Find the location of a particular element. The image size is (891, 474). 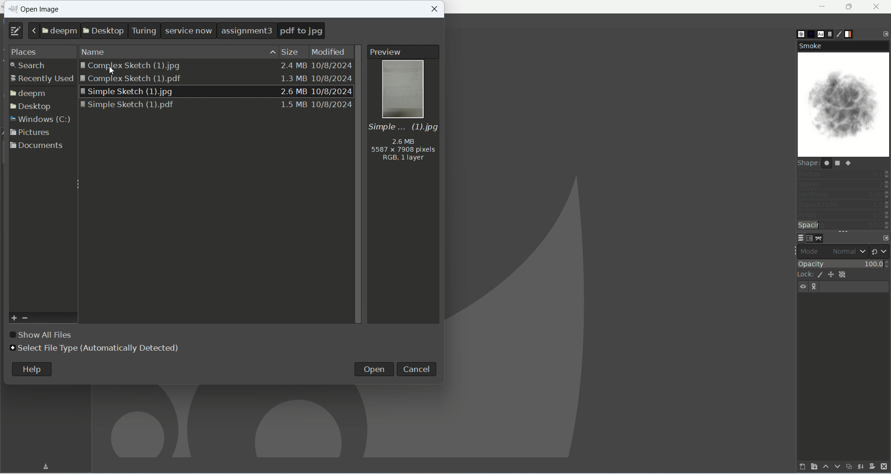

open image is located at coordinates (39, 11).